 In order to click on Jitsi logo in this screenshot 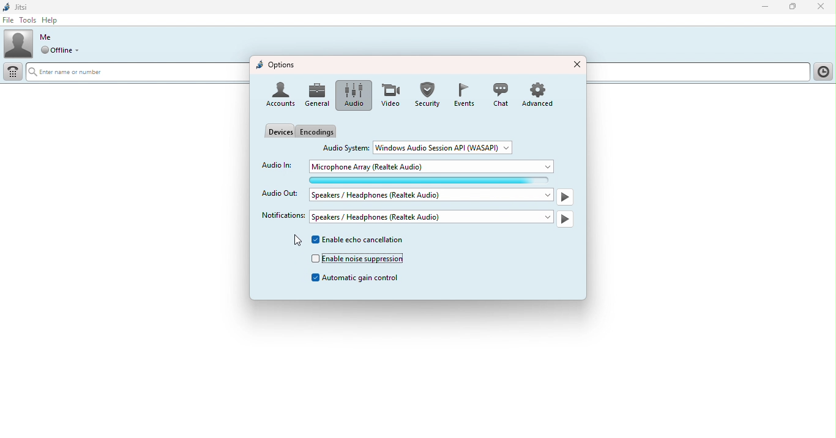, I will do `click(18, 7)`.